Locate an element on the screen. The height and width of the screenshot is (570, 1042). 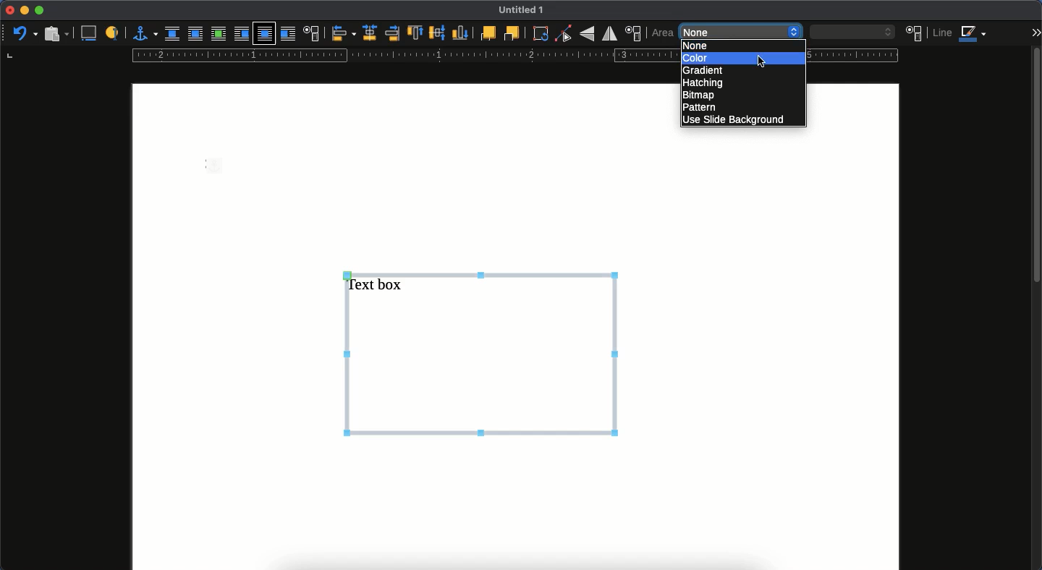
optimal is located at coordinates (218, 35).